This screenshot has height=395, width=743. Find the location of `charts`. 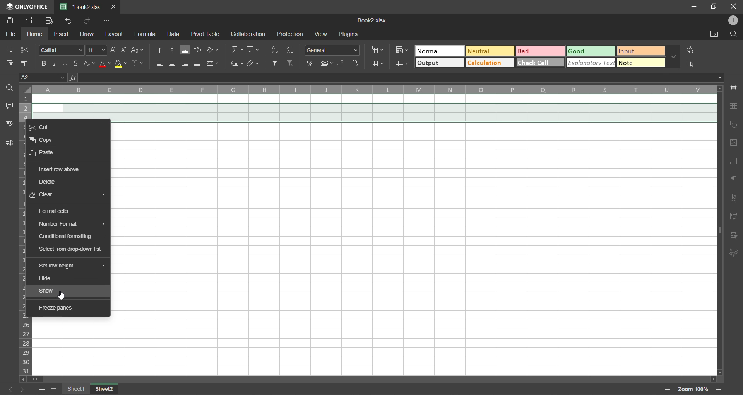

charts is located at coordinates (734, 163).